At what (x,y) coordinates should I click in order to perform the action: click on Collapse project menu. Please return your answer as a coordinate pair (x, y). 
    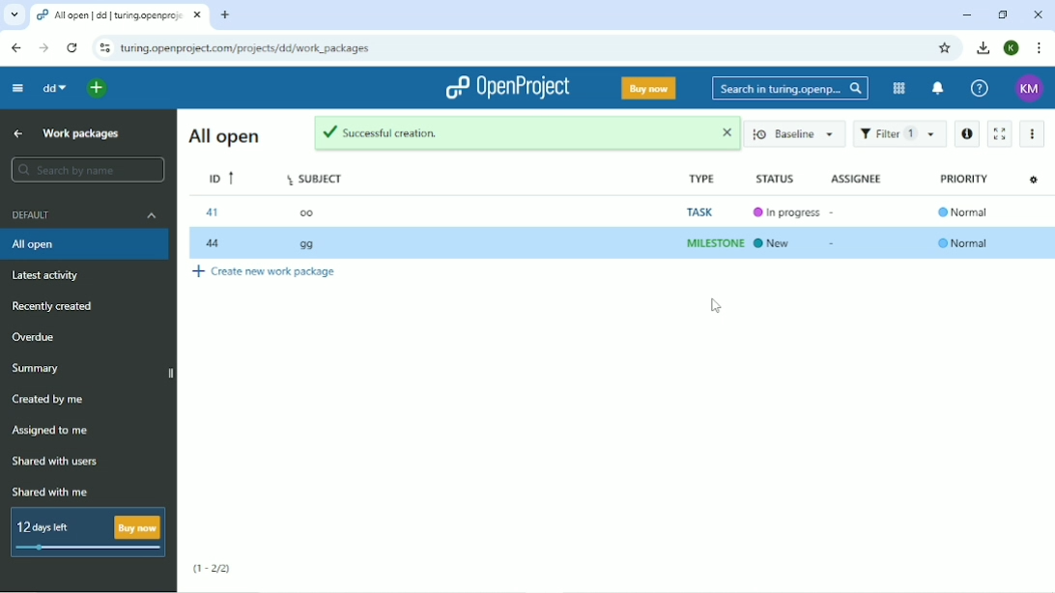
    Looking at the image, I should click on (18, 89).